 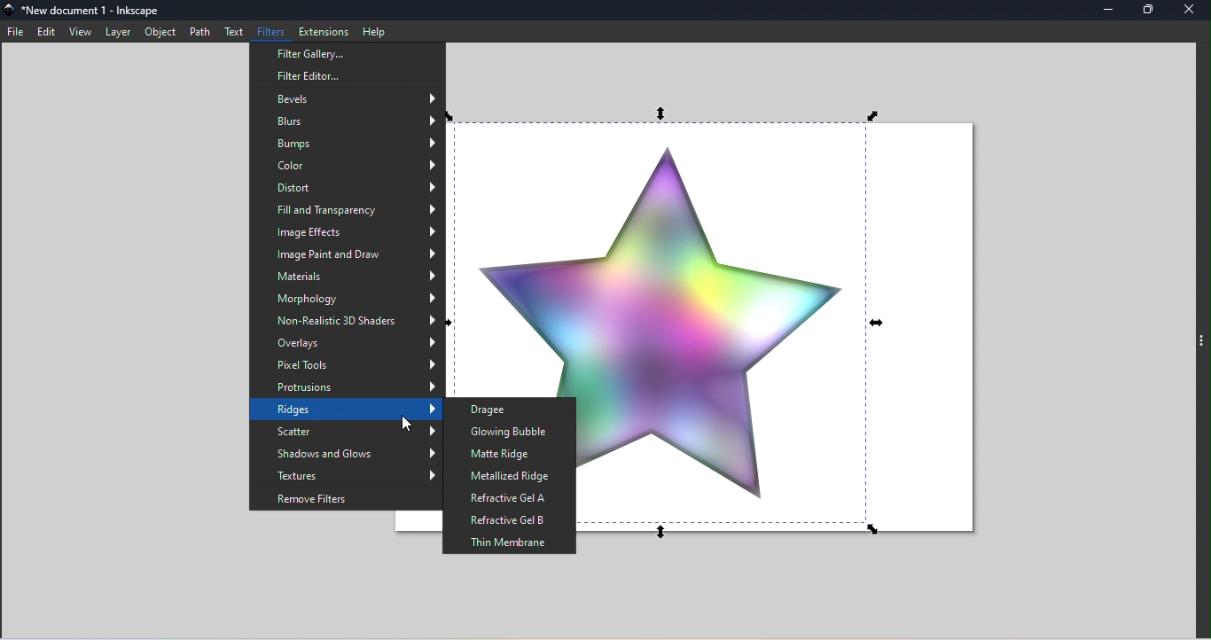 I want to click on Blurs, so click(x=348, y=121).